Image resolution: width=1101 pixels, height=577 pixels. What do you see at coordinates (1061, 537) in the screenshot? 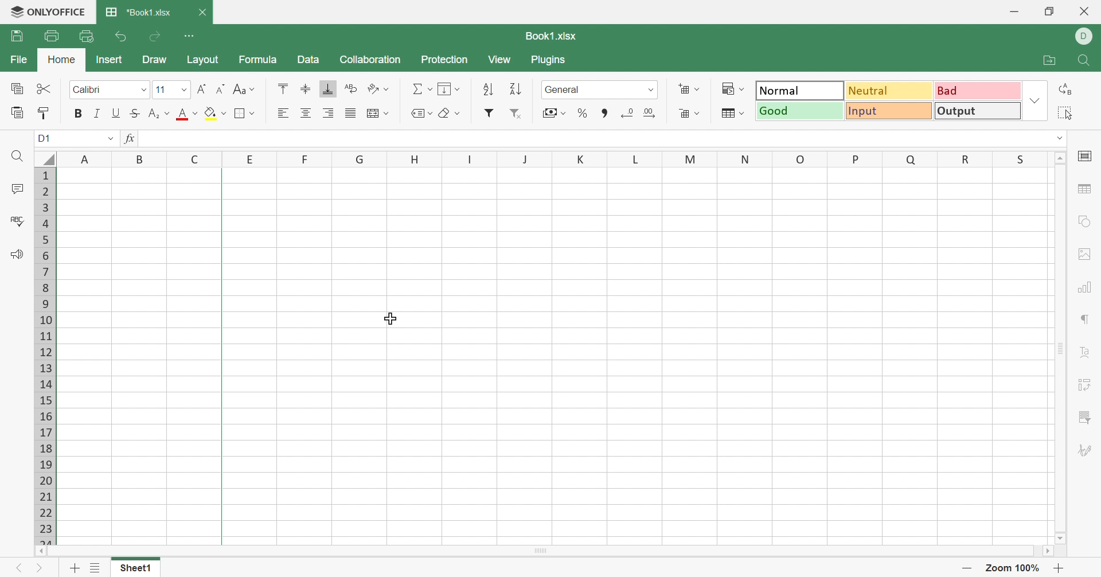
I see `Scroll Down` at bounding box center [1061, 537].